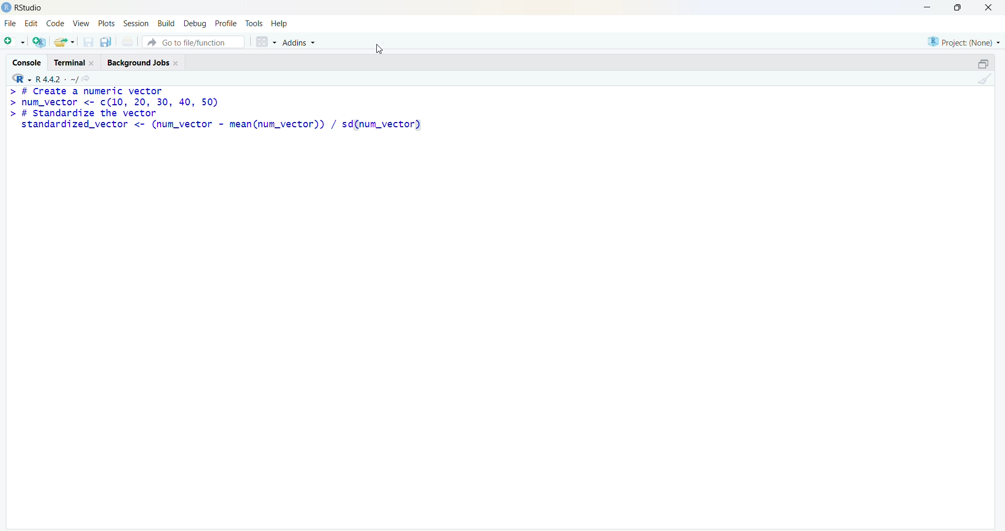 The image size is (1005, 531). I want to click on add file as, so click(16, 42).